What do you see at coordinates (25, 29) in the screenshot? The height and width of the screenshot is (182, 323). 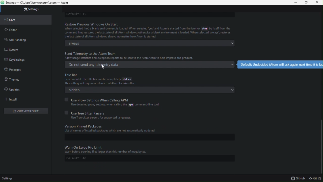 I see `editor` at bounding box center [25, 29].